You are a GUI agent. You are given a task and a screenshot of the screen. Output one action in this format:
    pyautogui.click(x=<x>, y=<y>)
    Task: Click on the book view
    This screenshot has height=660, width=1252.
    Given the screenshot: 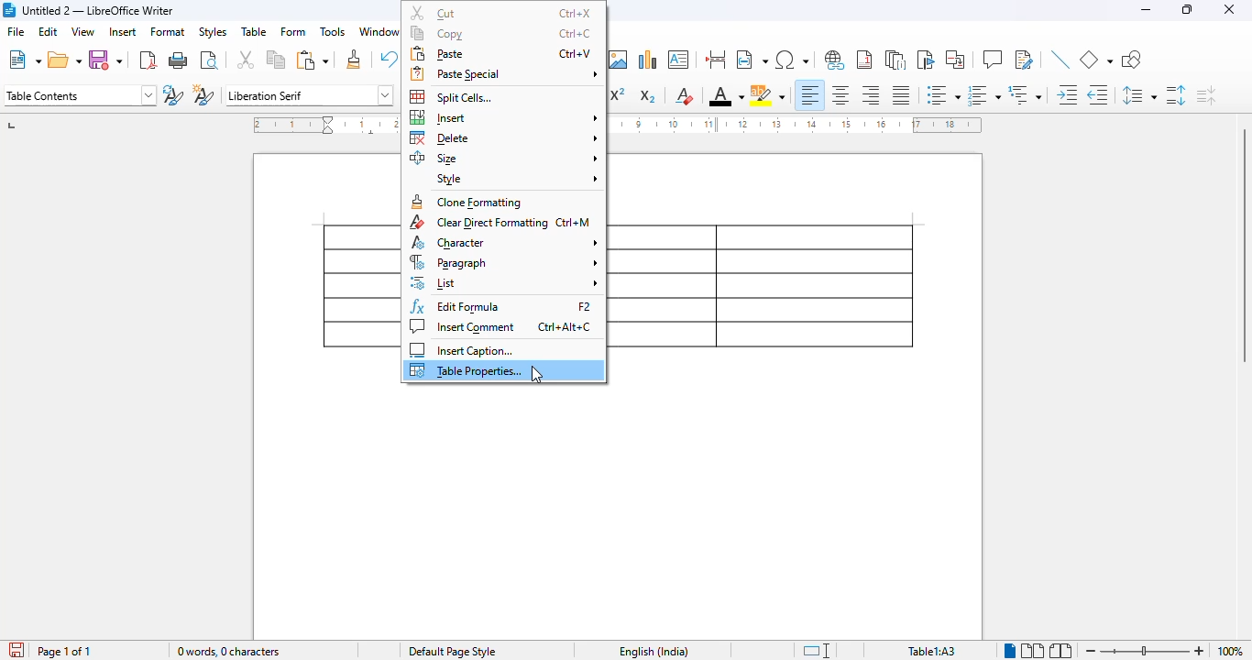 What is the action you would take?
    pyautogui.click(x=1061, y=651)
    